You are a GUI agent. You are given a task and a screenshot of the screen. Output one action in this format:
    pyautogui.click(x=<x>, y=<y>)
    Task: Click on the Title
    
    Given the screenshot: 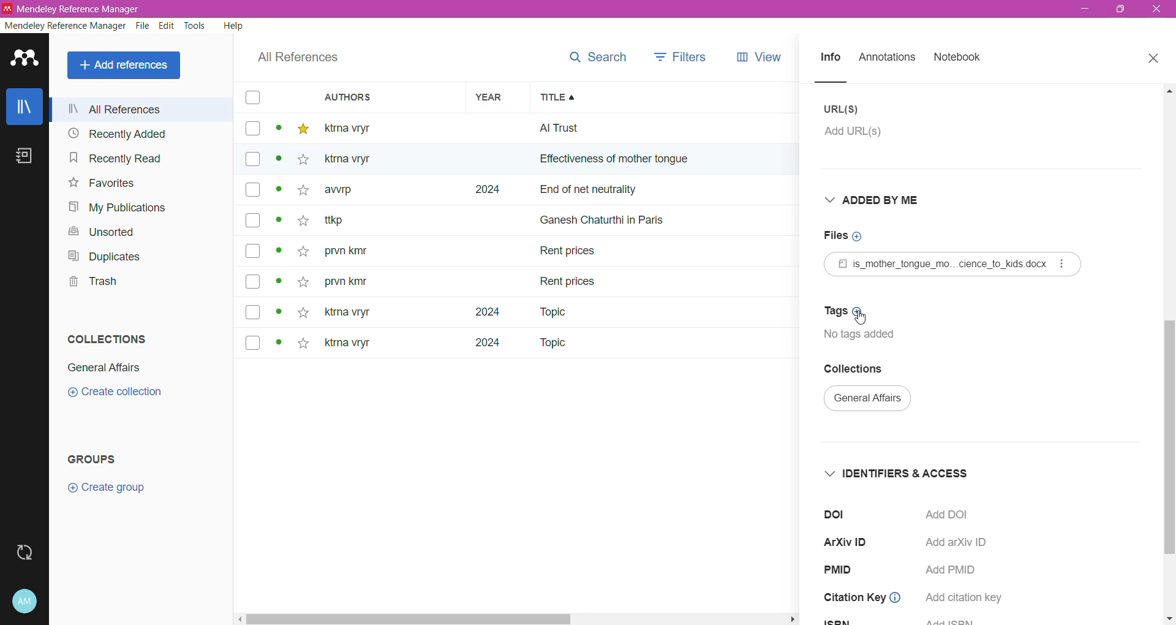 What is the action you would take?
    pyautogui.click(x=671, y=97)
    